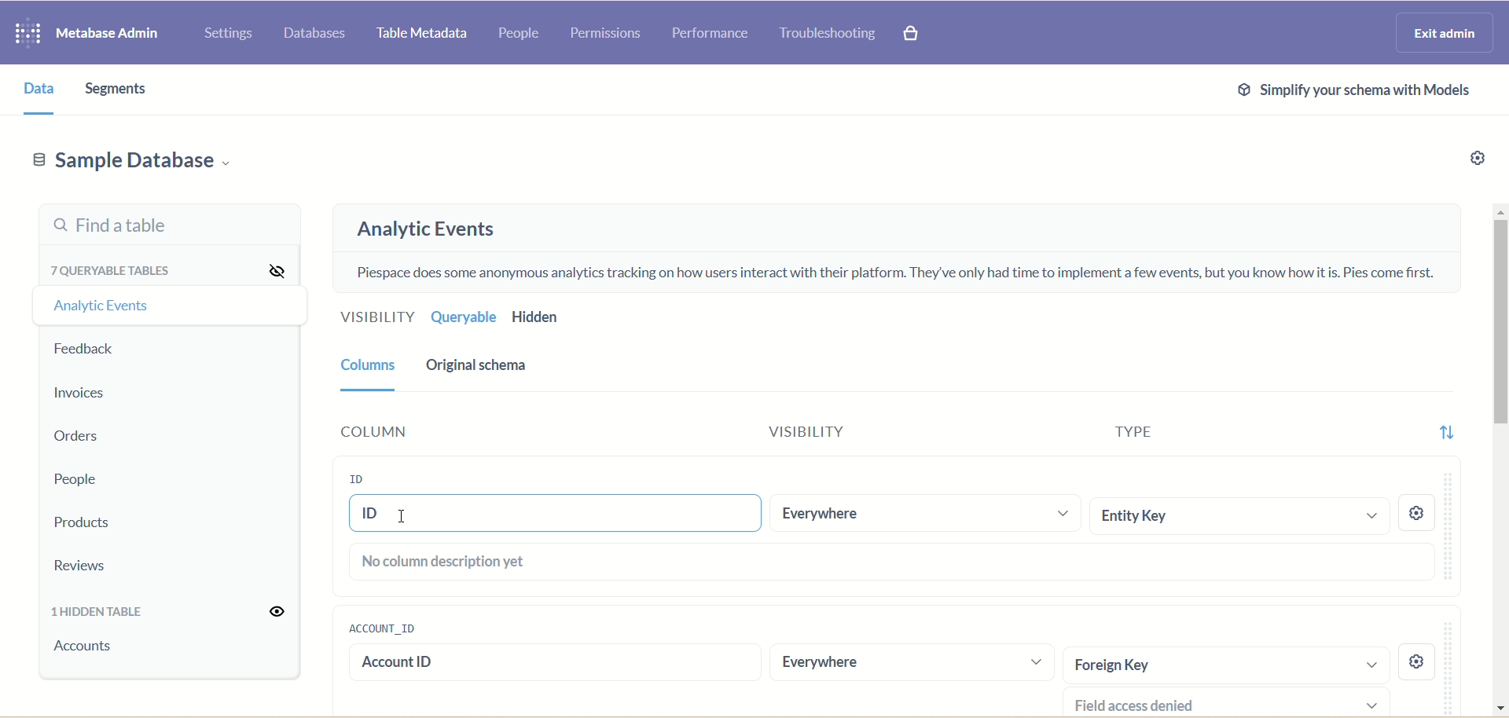 The height and width of the screenshot is (718, 1509). What do you see at coordinates (370, 372) in the screenshot?
I see `Columns` at bounding box center [370, 372].